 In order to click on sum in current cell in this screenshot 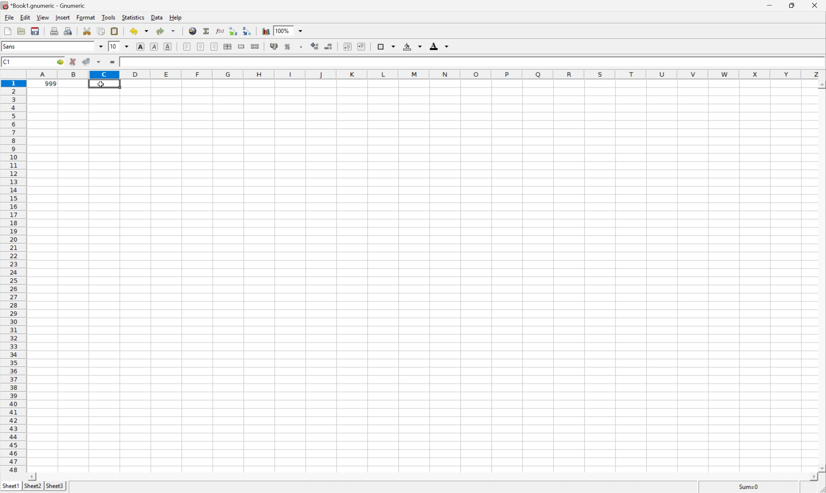, I will do `click(207, 31)`.